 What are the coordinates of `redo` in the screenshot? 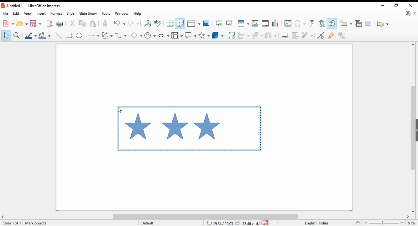 It's located at (134, 23).